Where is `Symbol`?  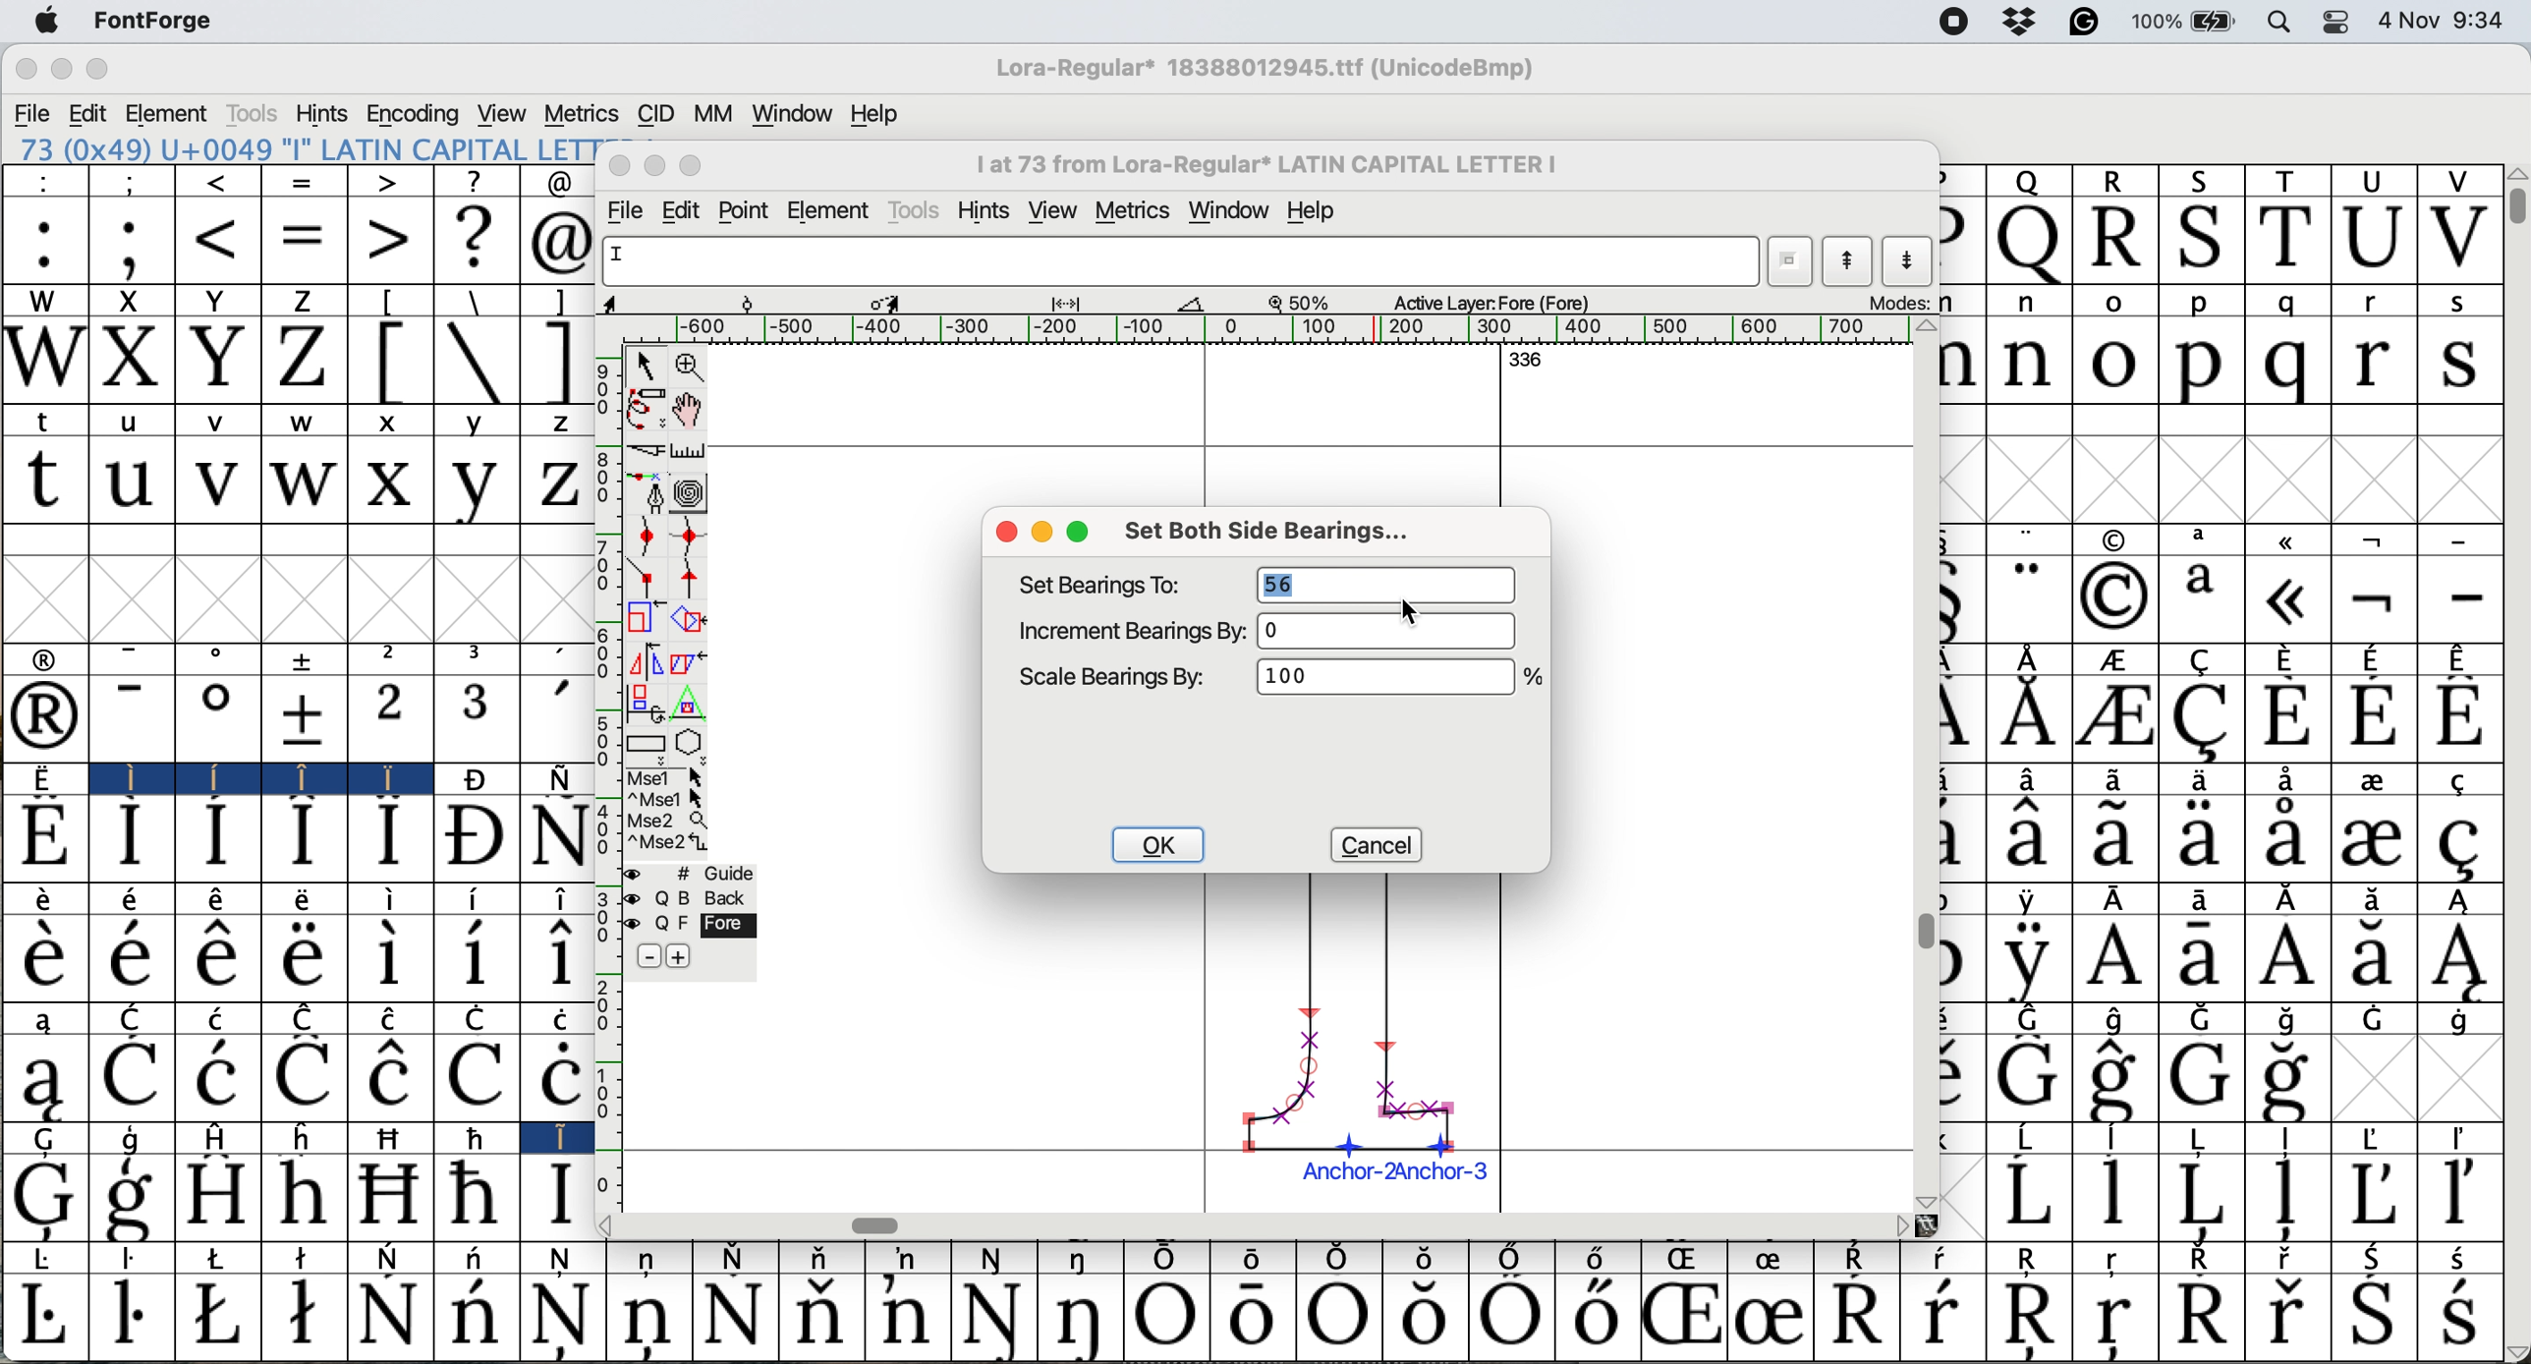
Symbol is located at coordinates (38, 956).